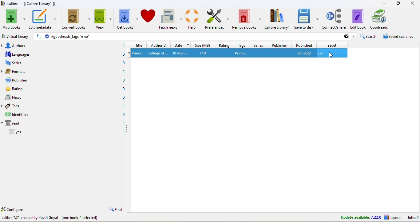  What do you see at coordinates (397, 36) in the screenshot?
I see `saved searches` at bounding box center [397, 36].